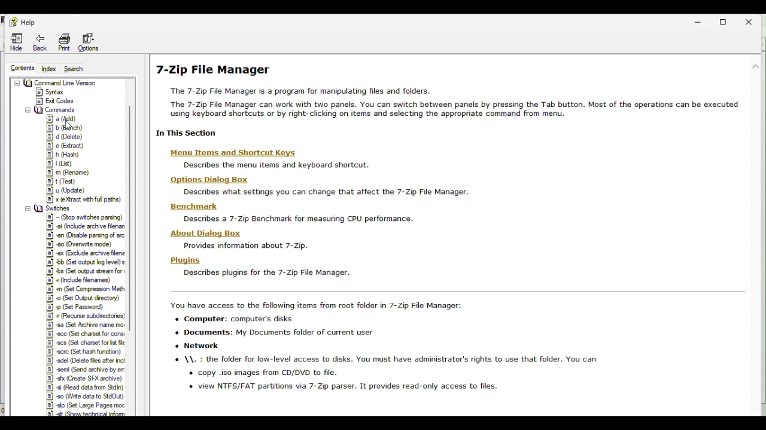  Describe the element at coordinates (50, 110) in the screenshot. I see `commands` at that location.